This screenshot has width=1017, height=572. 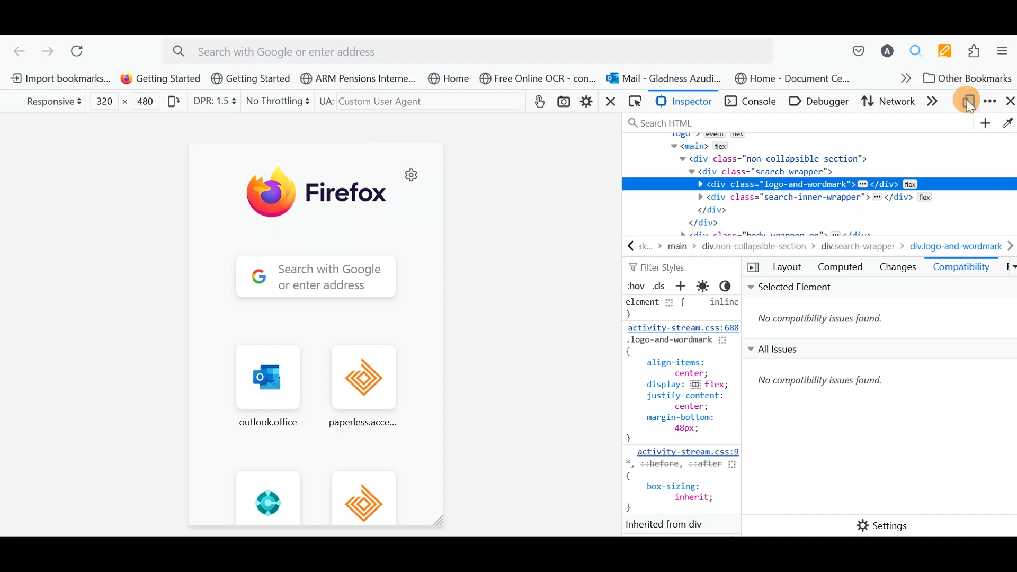 I want to click on Go forward one page, so click(x=47, y=49).